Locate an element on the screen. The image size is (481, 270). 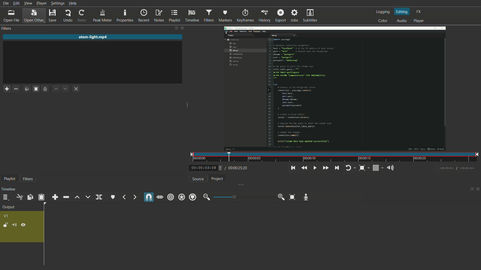
file name is located at coordinates (94, 37).